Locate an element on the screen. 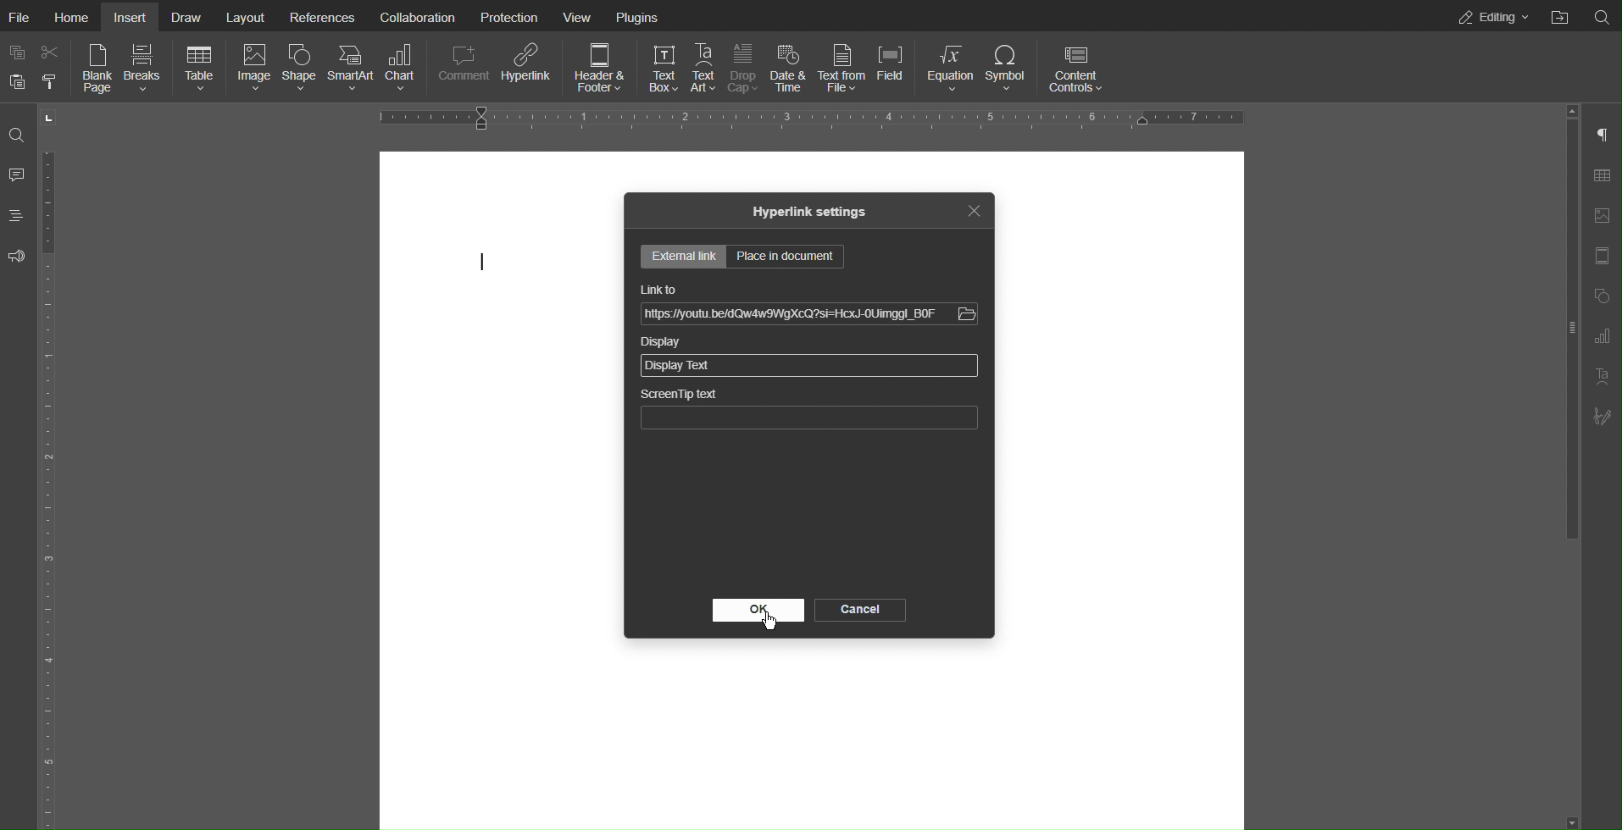 The width and height of the screenshot is (1622, 830). Drop Cap is located at coordinates (746, 69).